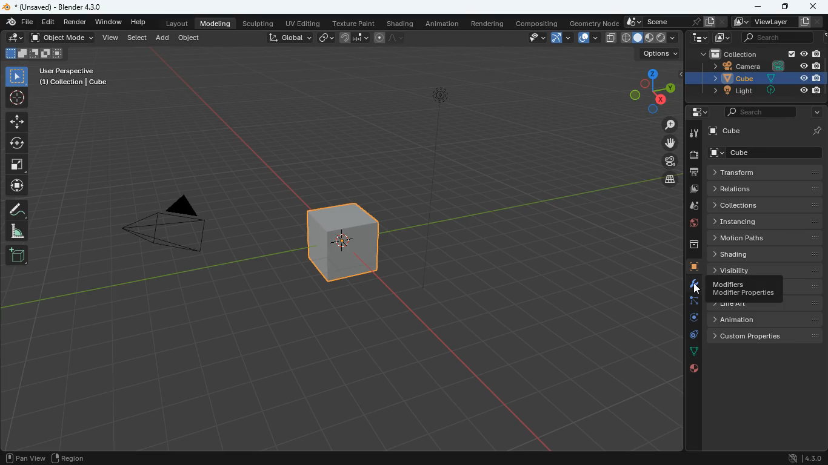  Describe the element at coordinates (76, 24) in the screenshot. I see `render` at that location.